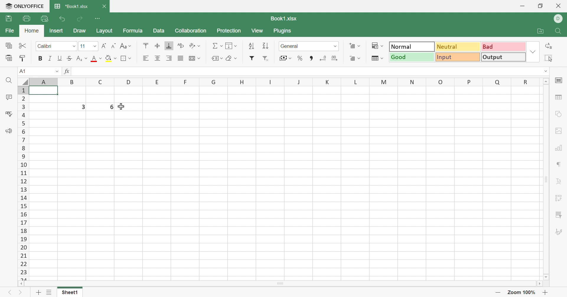 Image resolution: width=567 pixels, height=297 pixels. I want to click on Good, so click(412, 57).